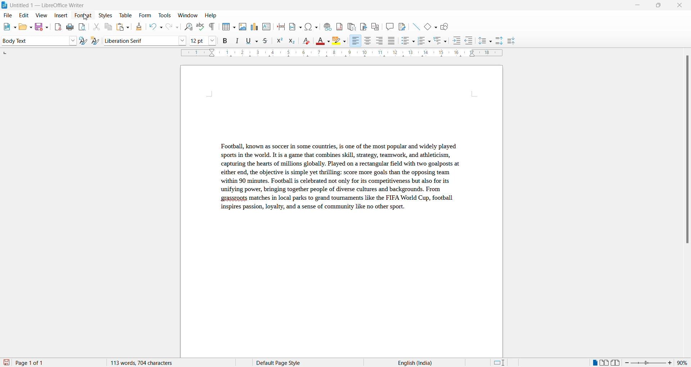  I want to click on style, so click(33, 40).